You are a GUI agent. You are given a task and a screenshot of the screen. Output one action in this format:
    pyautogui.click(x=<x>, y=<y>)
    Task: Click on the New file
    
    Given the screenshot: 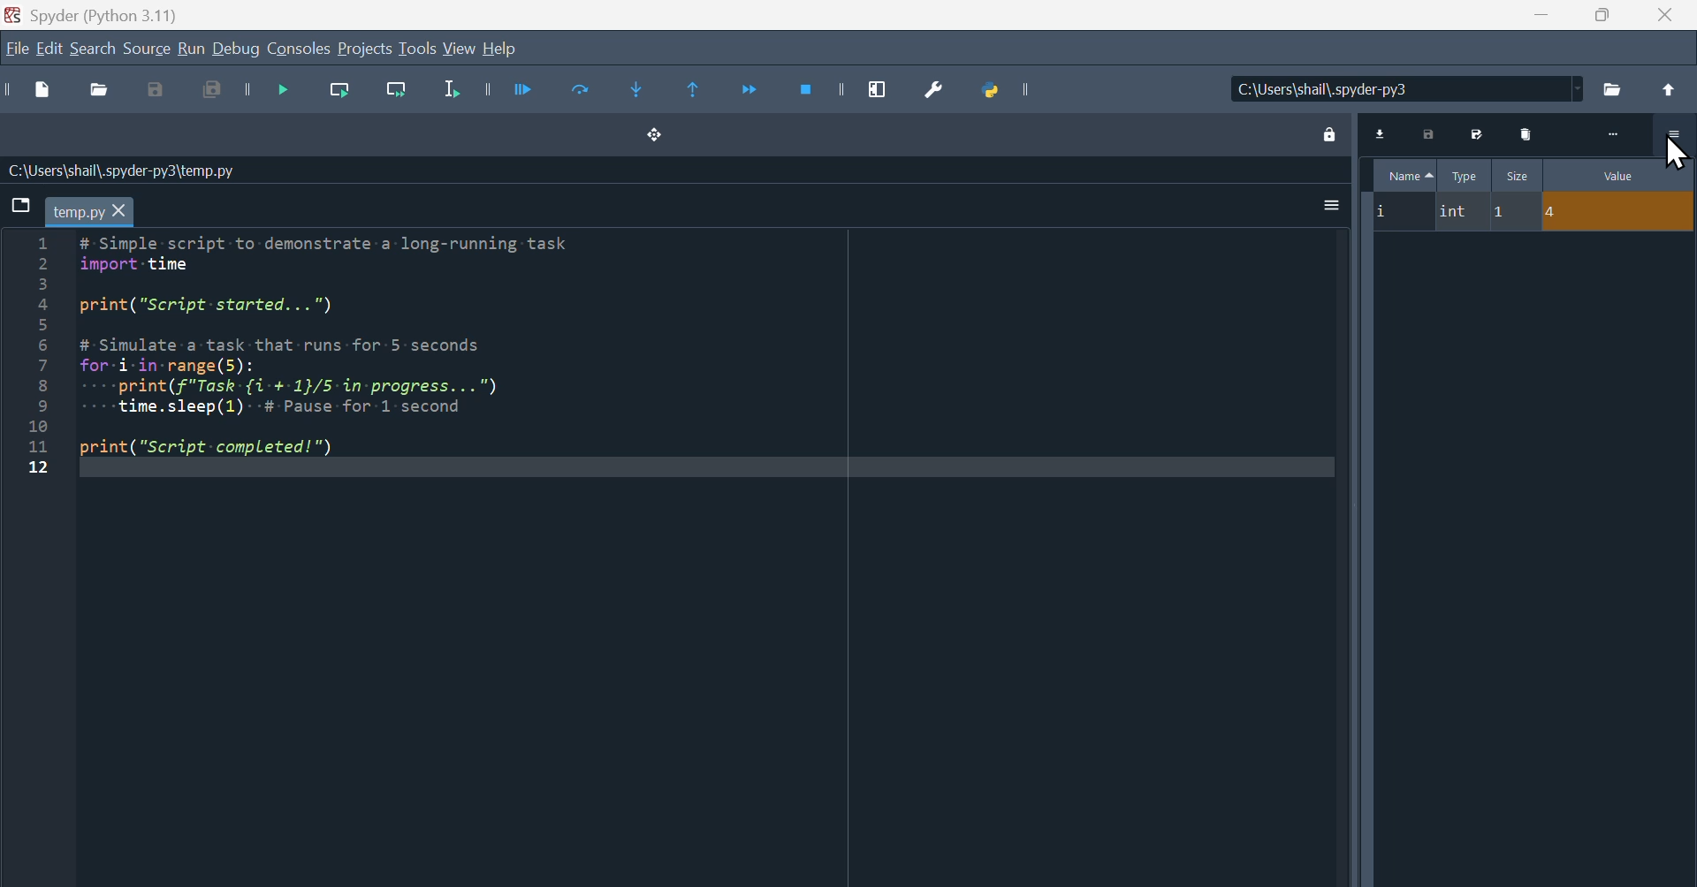 What is the action you would take?
    pyautogui.click(x=42, y=89)
    